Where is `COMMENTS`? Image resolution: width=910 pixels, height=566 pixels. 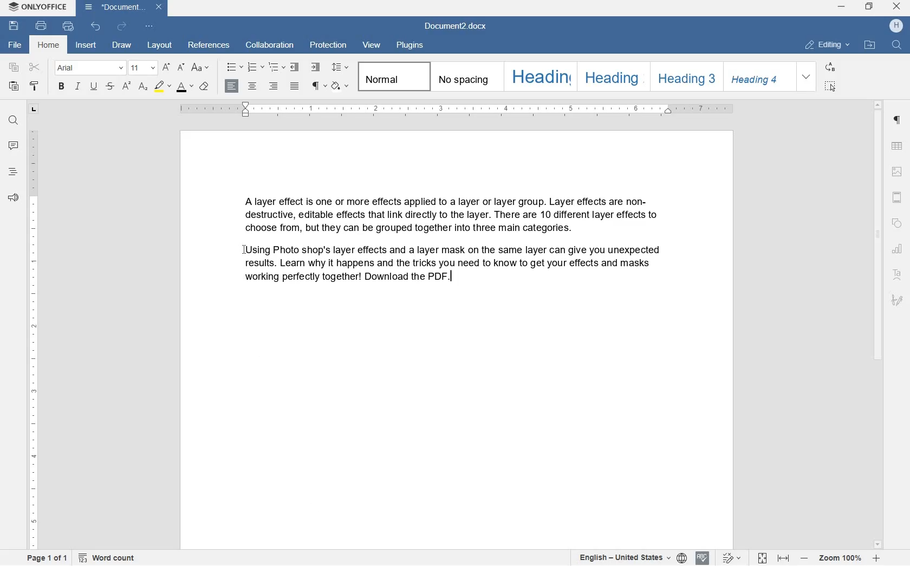 COMMENTS is located at coordinates (12, 145).